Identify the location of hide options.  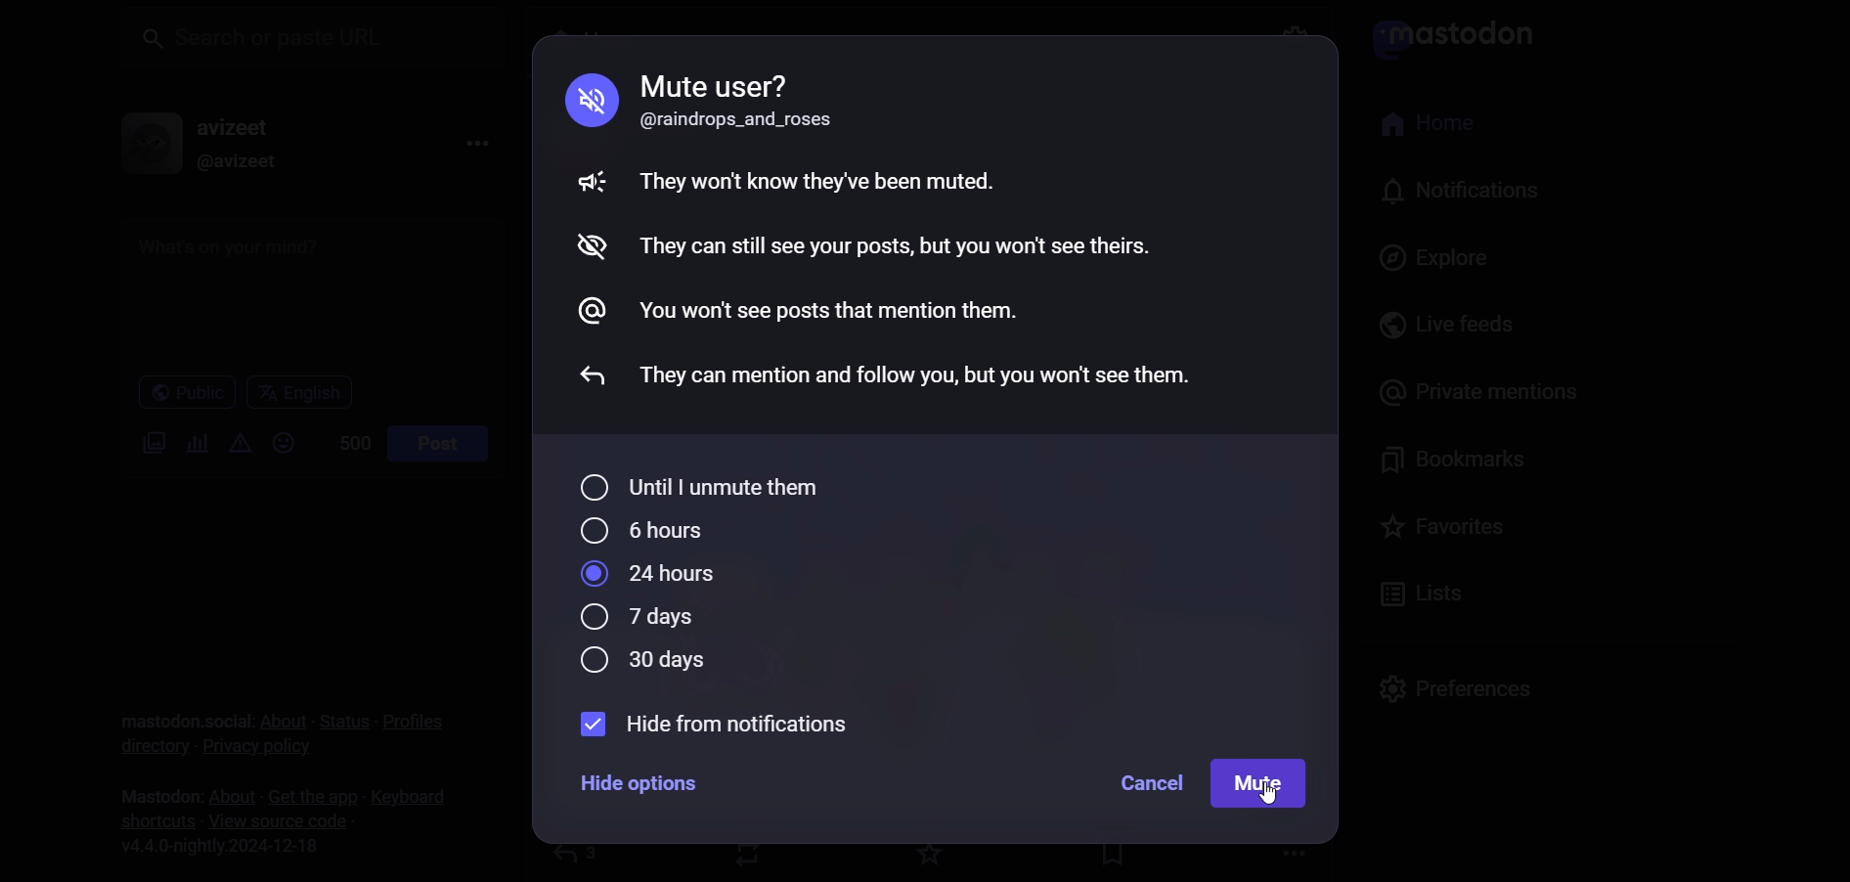
(641, 788).